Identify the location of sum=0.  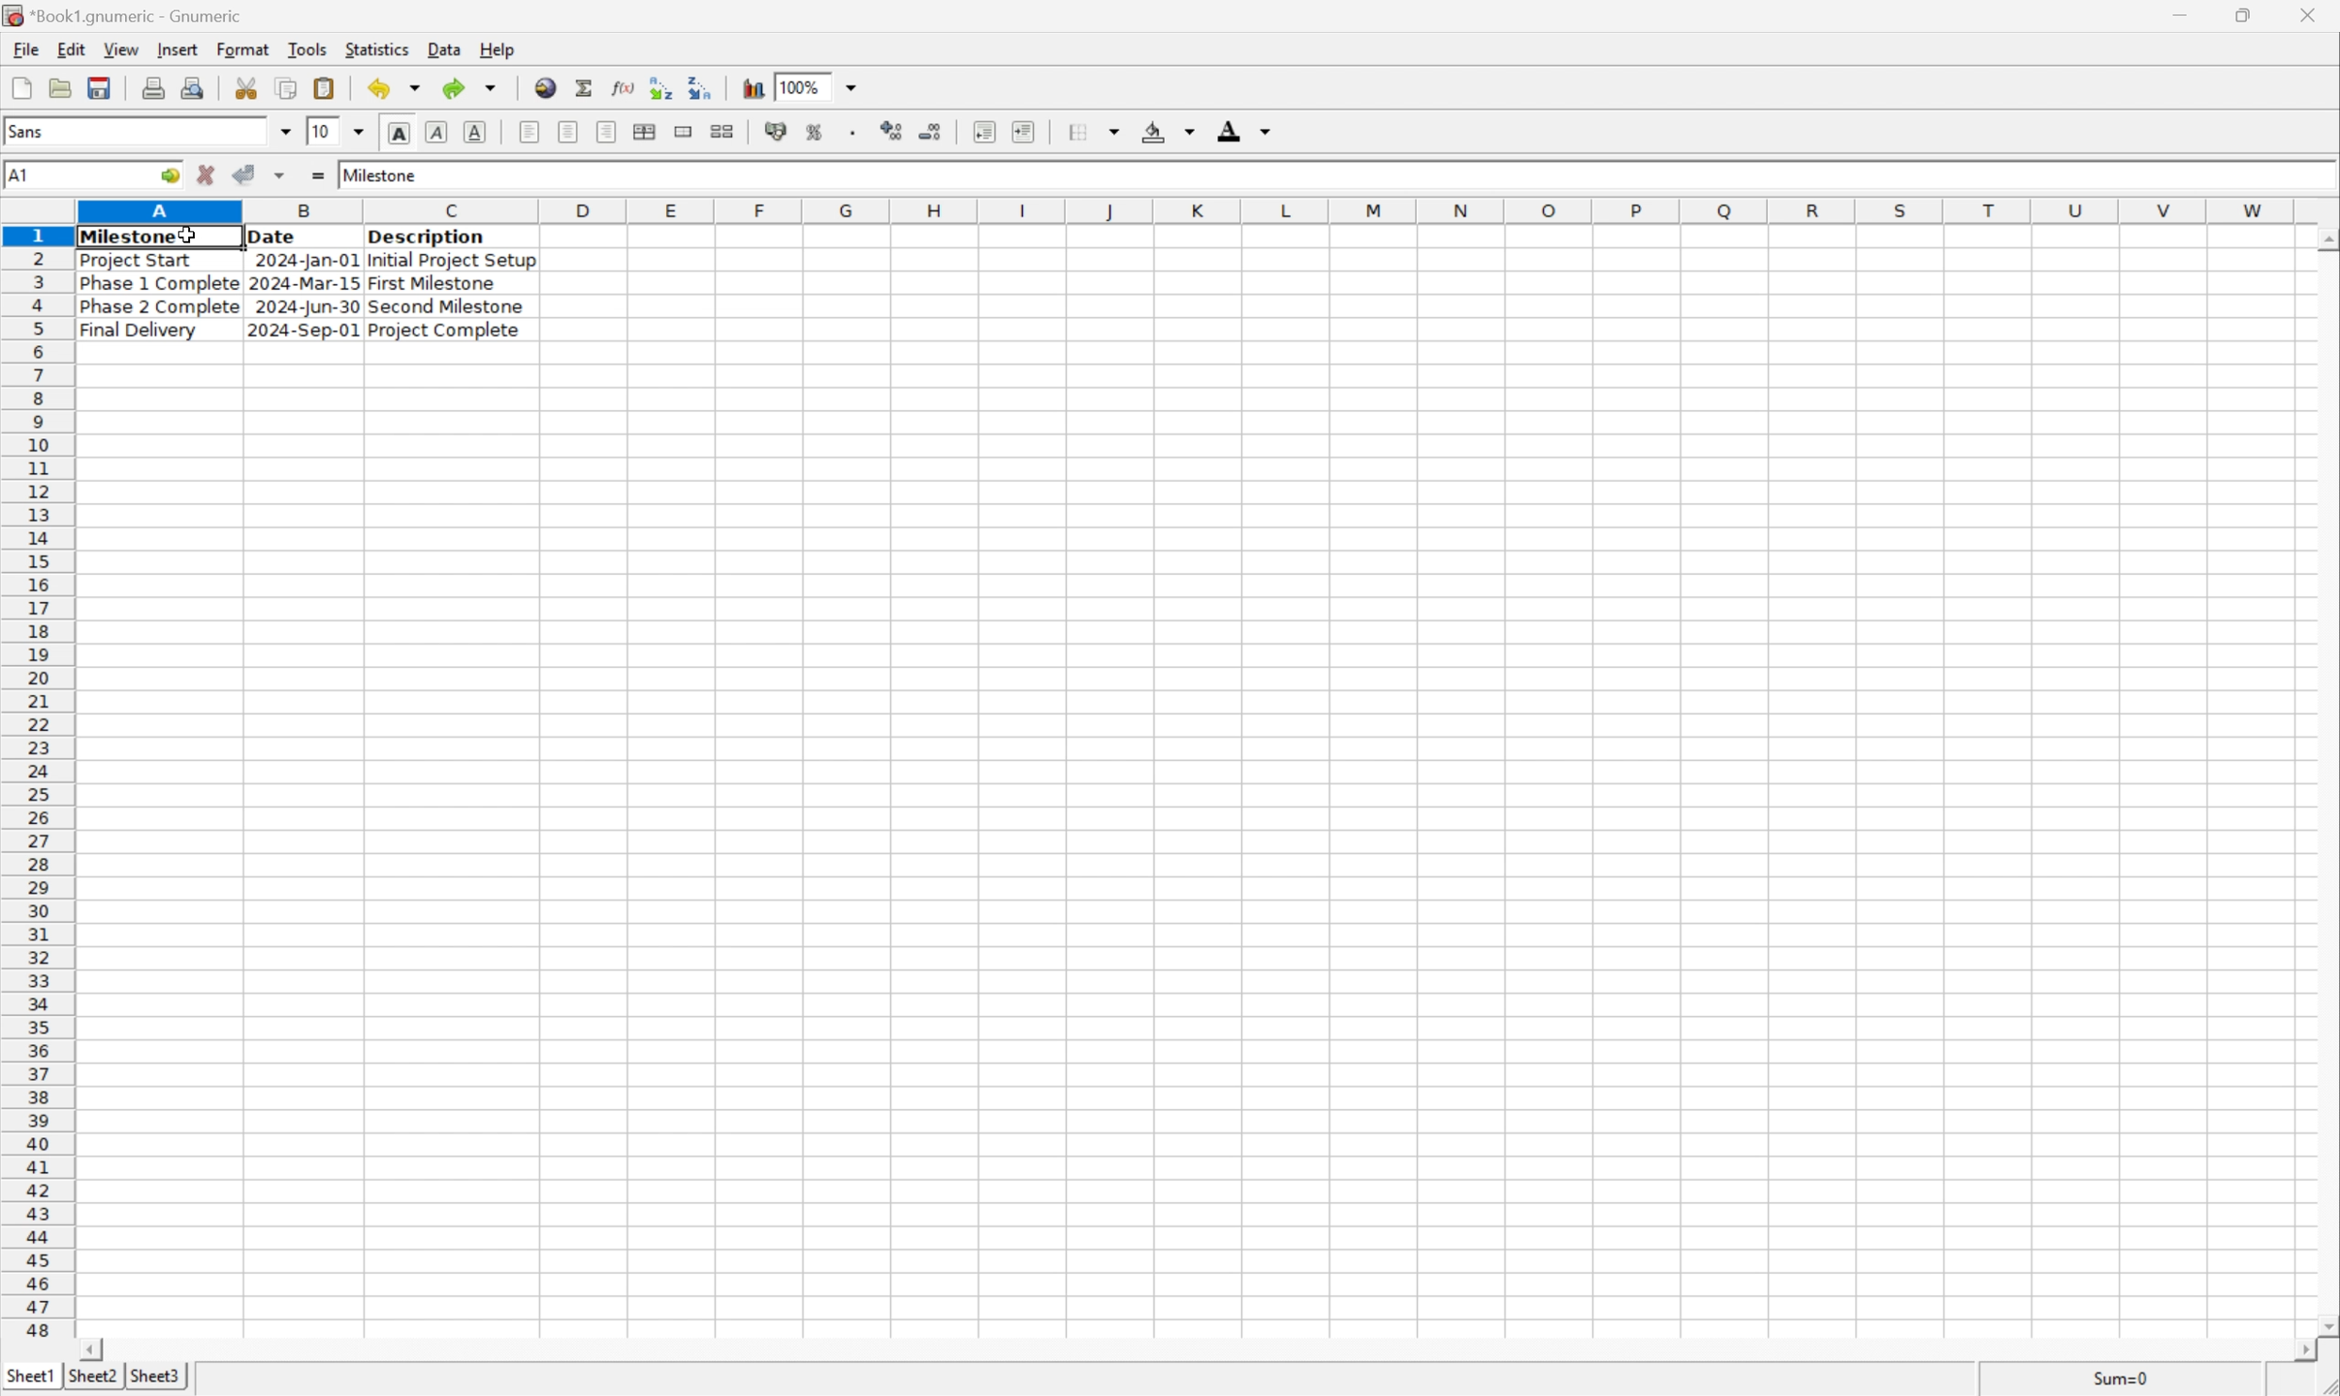
(2118, 1381).